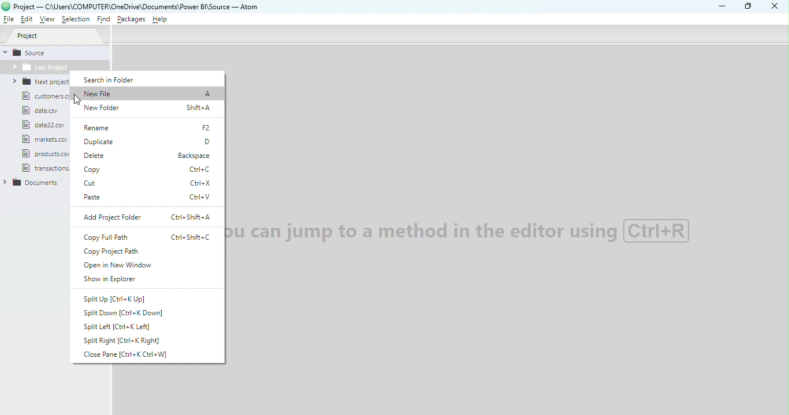 The image size is (789, 415). I want to click on Copy project path, so click(135, 253).